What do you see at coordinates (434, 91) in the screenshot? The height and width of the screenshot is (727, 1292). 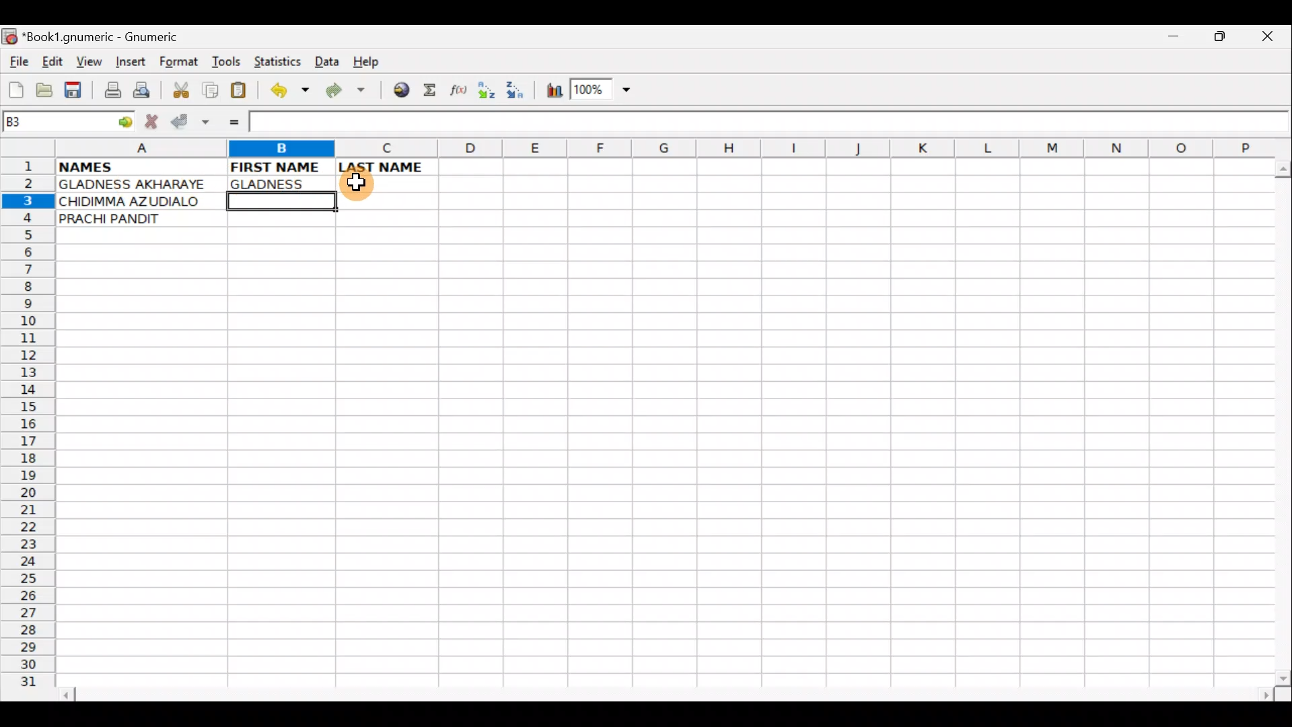 I see `Sum in the current cell` at bounding box center [434, 91].